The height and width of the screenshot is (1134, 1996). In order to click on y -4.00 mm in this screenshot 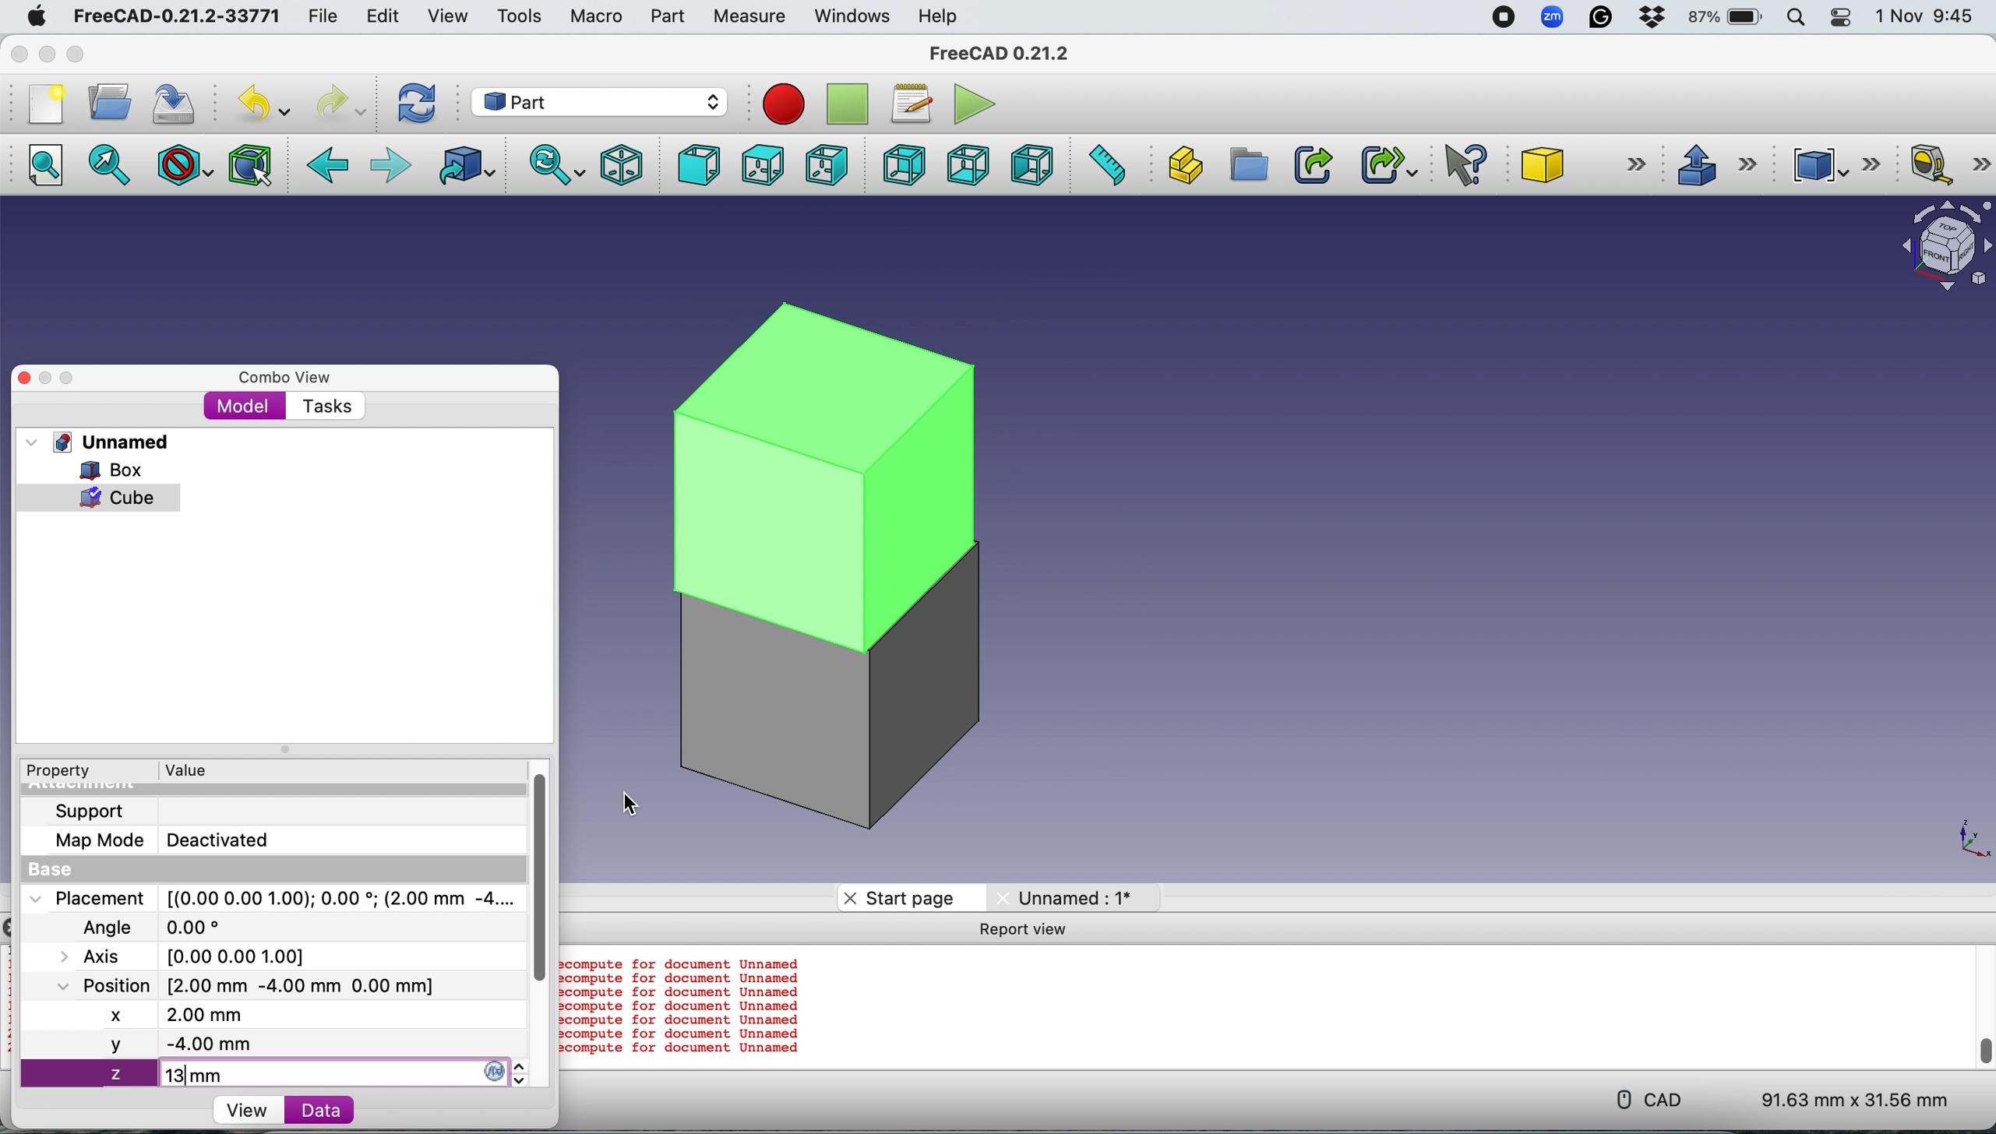, I will do `click(268, 1042)`.